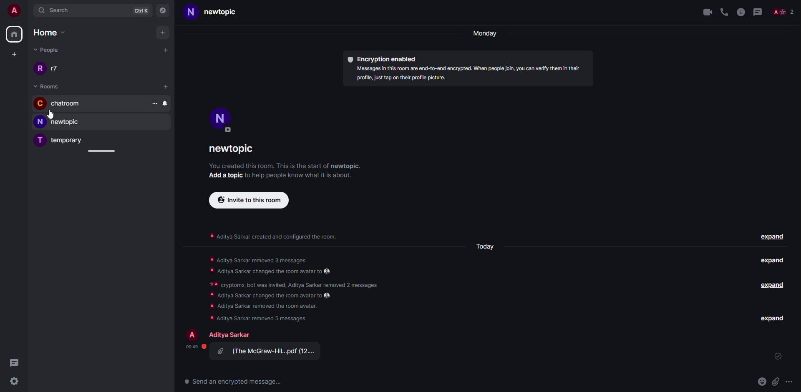 The width and height of the screenshot is (801, 392). Describe the element at coordinates (142, 10) in the screenshot. I see `ctrlK` at that location.